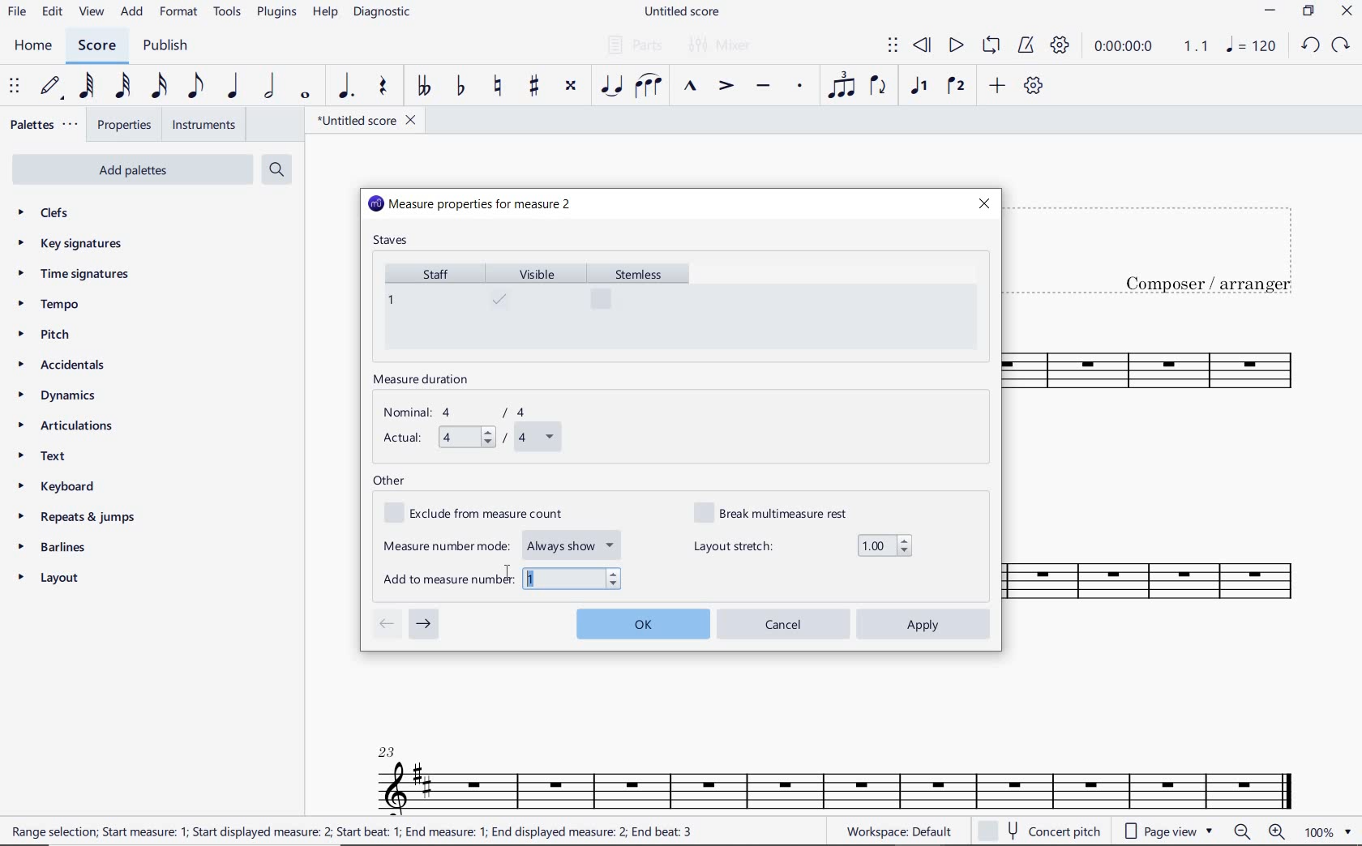  I want to click on staff, so click(430, 305).